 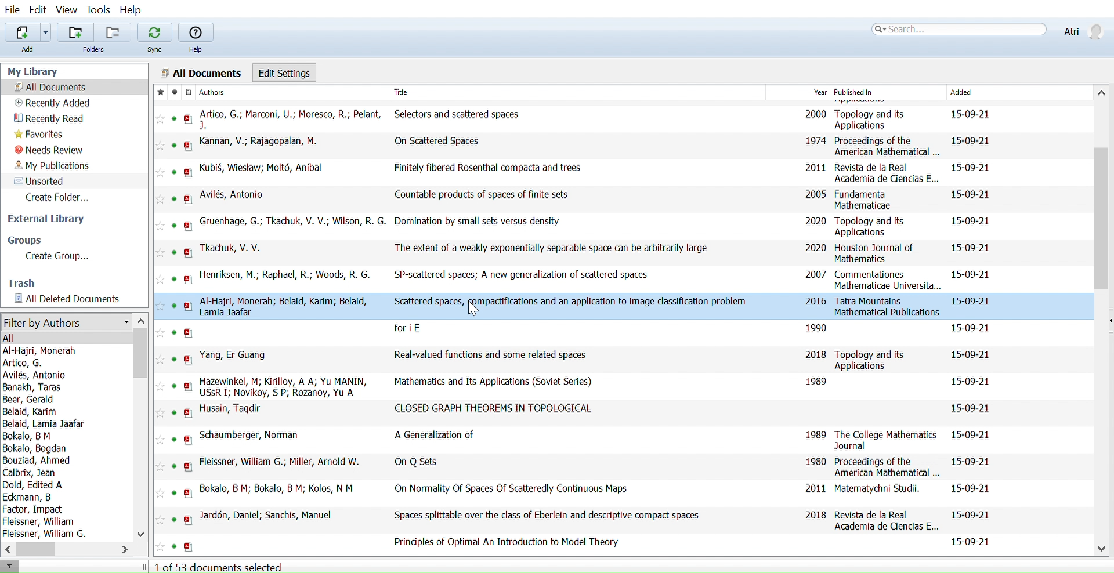 I want to click on Added, so click(x=984, y=92).